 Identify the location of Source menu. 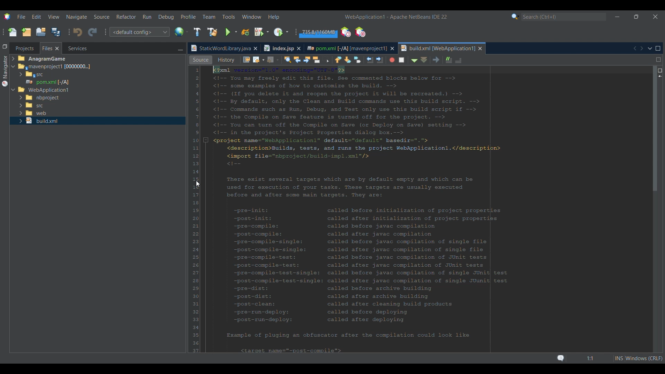
(102, 17).